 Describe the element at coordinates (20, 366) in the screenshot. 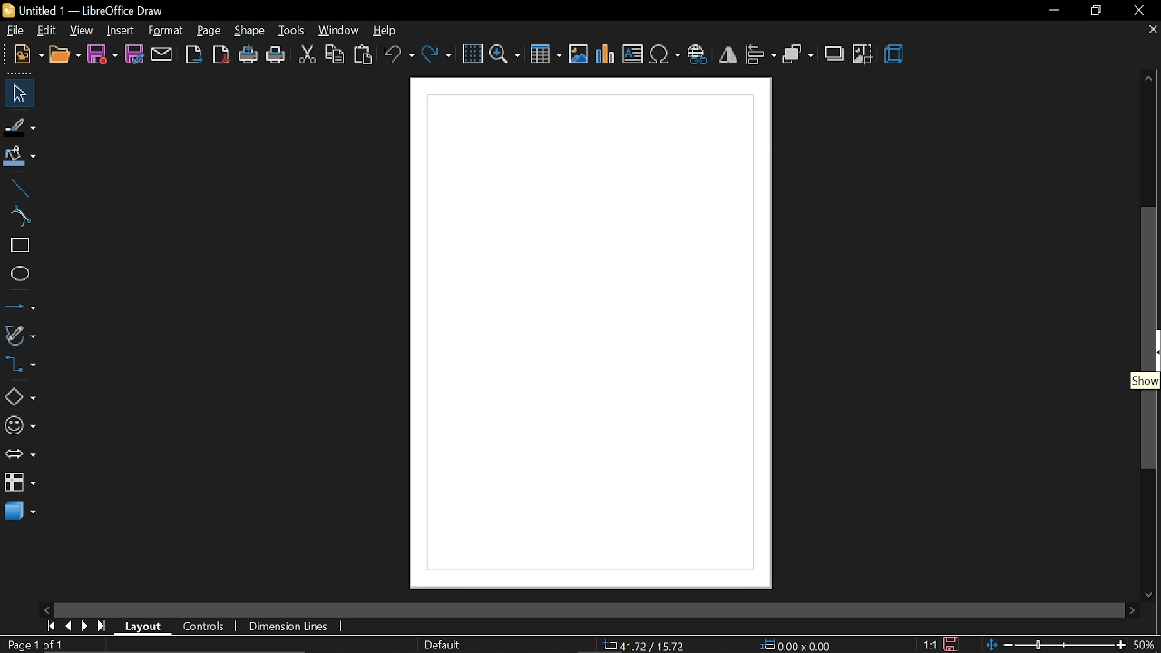

I see `connectors` at that location.